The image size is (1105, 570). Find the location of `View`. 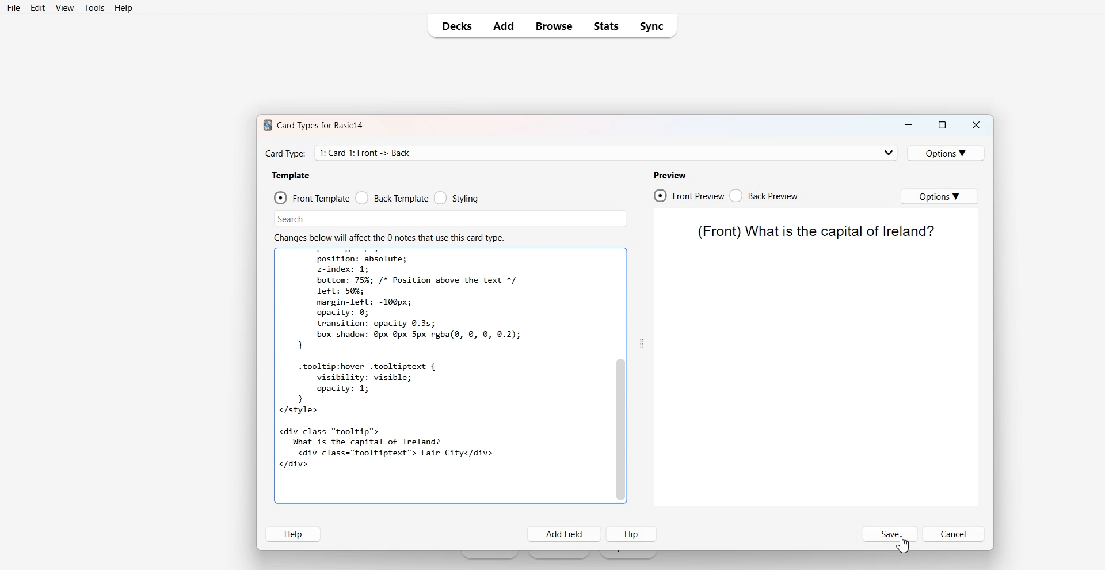

View is located at coordinates (64, 8).